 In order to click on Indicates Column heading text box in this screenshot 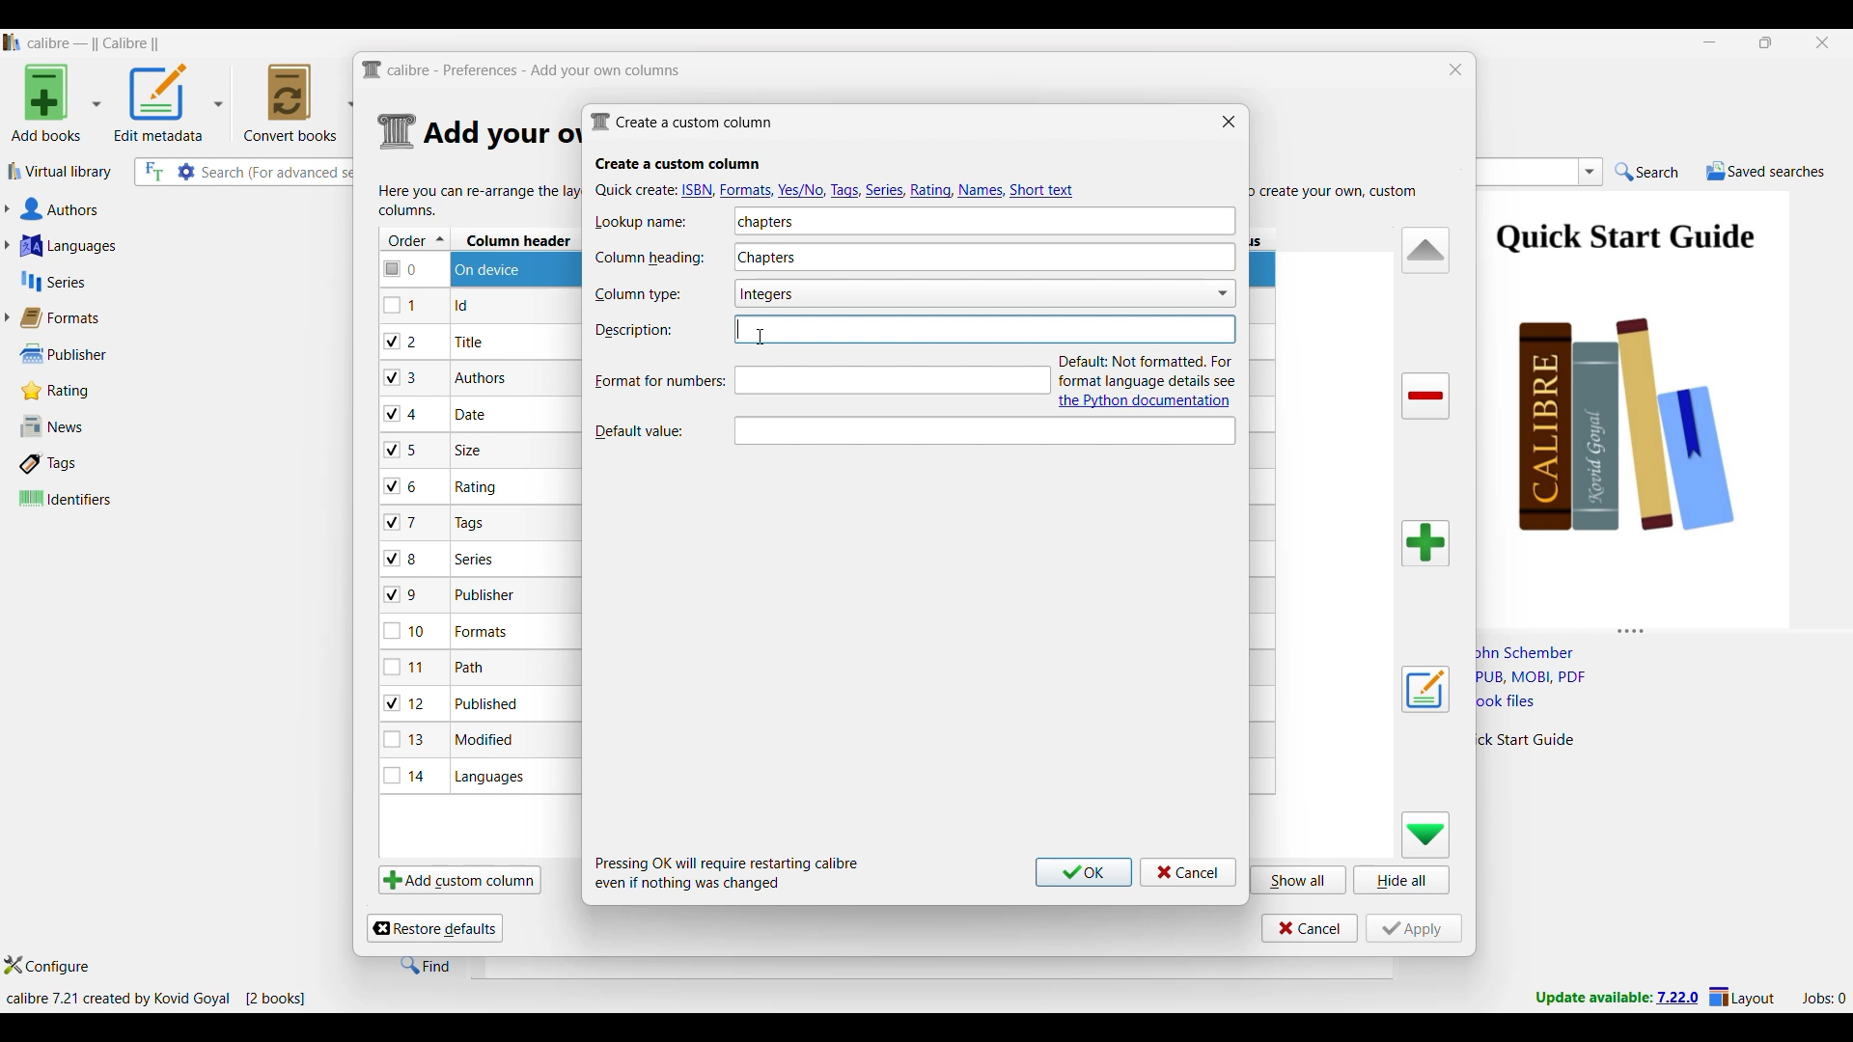, I will do `click(649, 259)`.